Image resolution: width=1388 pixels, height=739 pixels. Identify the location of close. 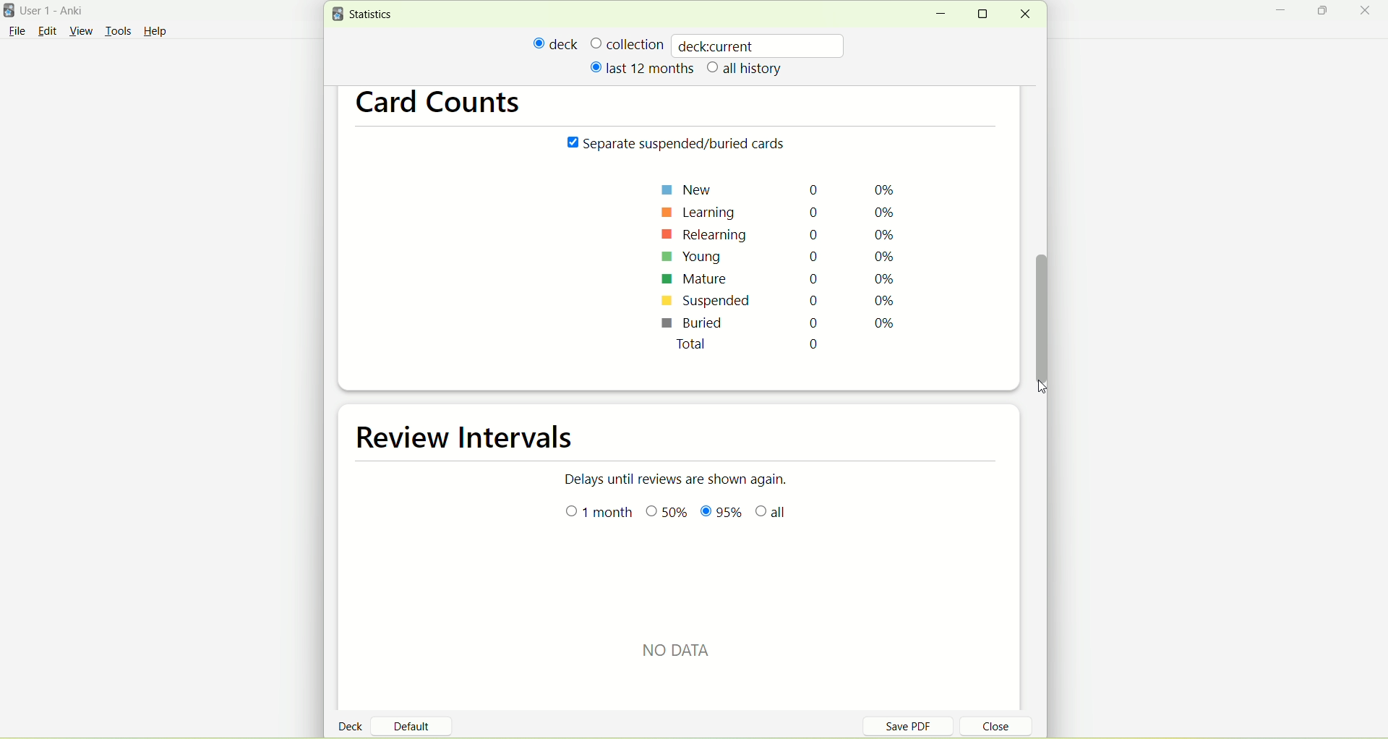
(1368, 12).